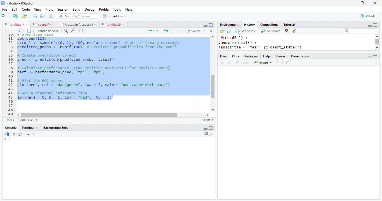 The image size is (382, 201). I want to click on minimize, so click(205, 25).